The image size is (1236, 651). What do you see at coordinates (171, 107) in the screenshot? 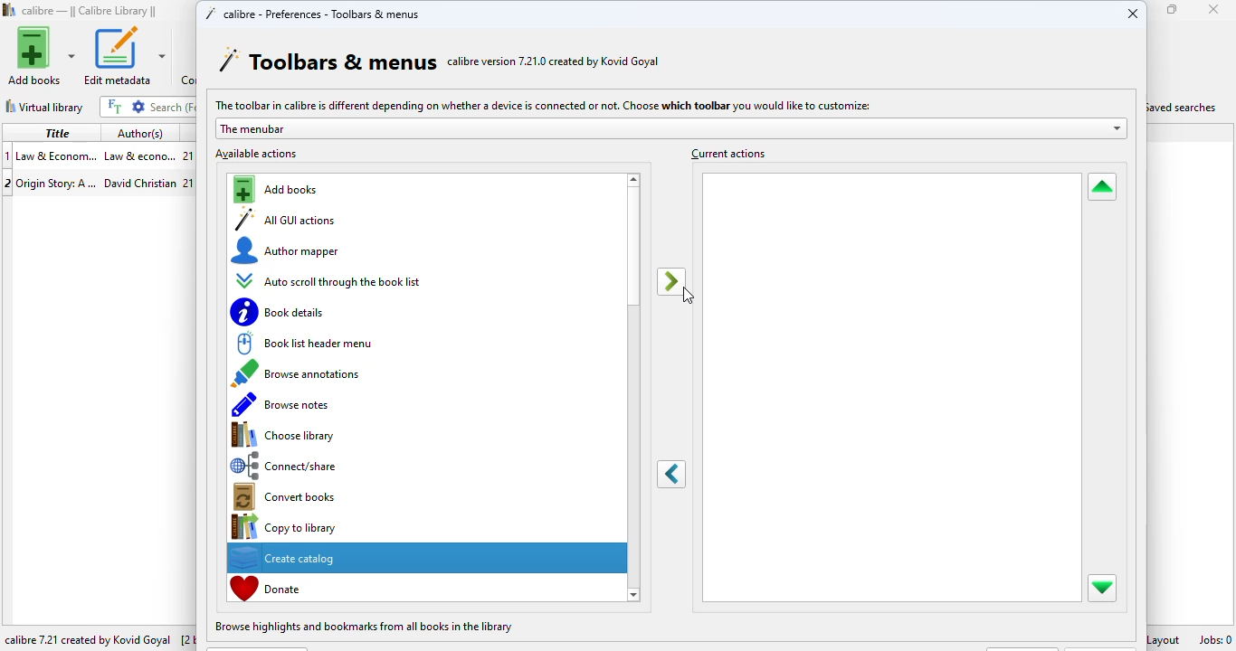
I see `search` at bounding box center [171, 107].